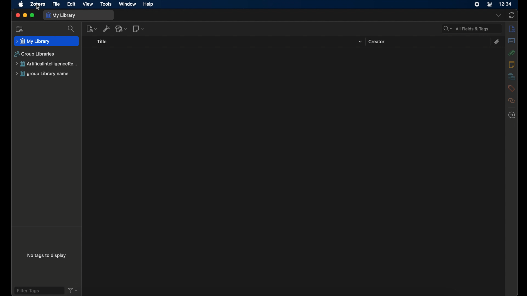  What do you see at coordinates (46, 42) in the screenshot?
I see `my library` at bounding box center [46, 42].